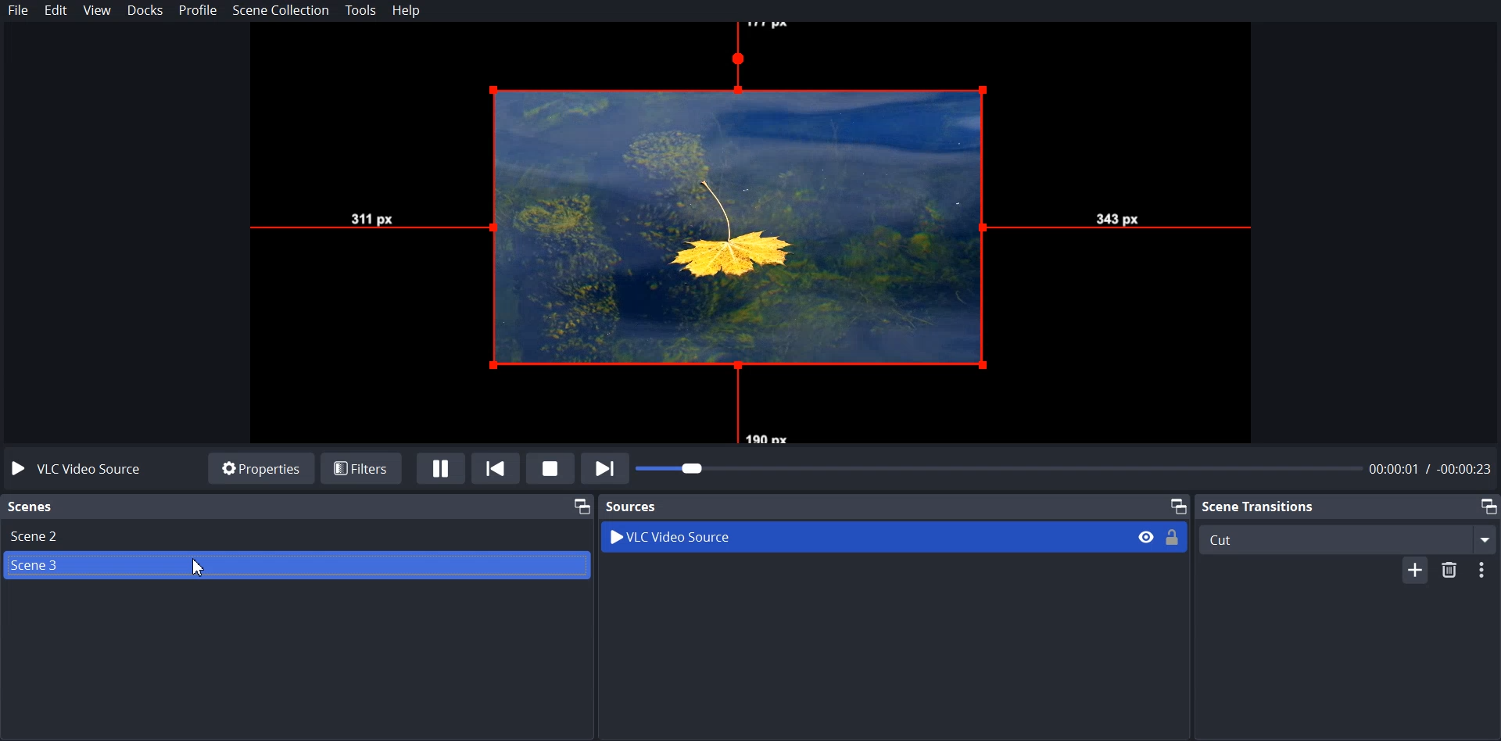 The width and height of the screenshot is (1501, 741). I want to click on options, so click(1487, 568).